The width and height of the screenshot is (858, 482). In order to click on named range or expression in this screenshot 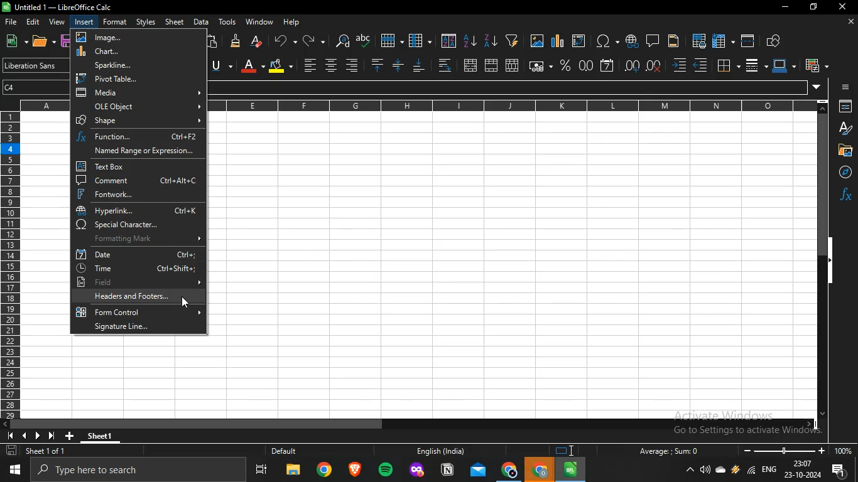, I will do `click(139, 150)`.